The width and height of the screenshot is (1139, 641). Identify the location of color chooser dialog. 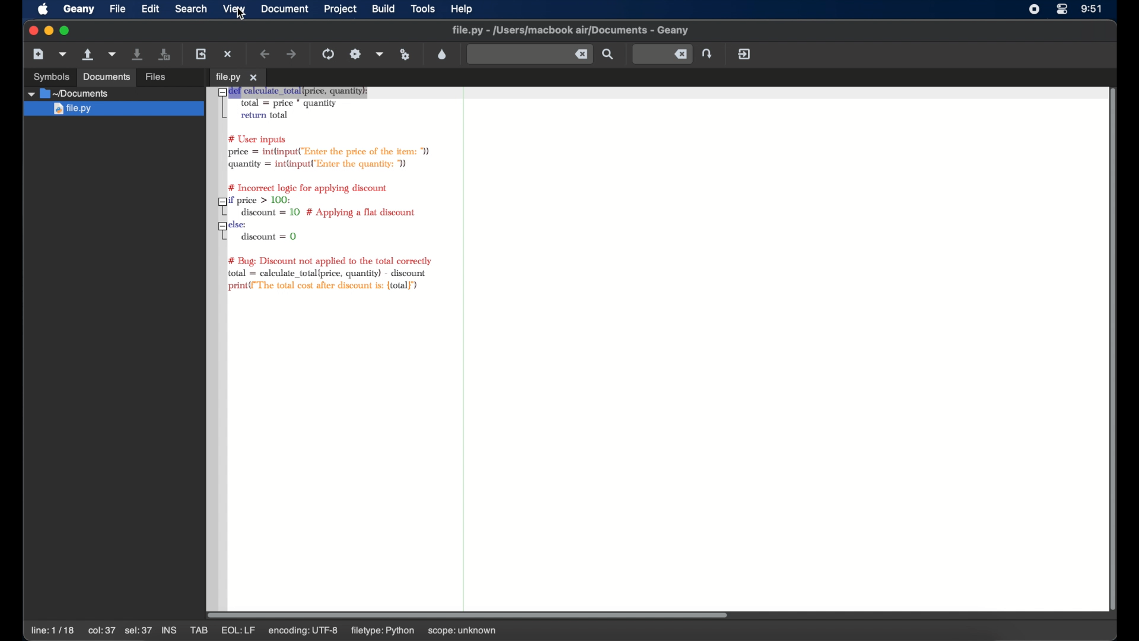
(443, 55).